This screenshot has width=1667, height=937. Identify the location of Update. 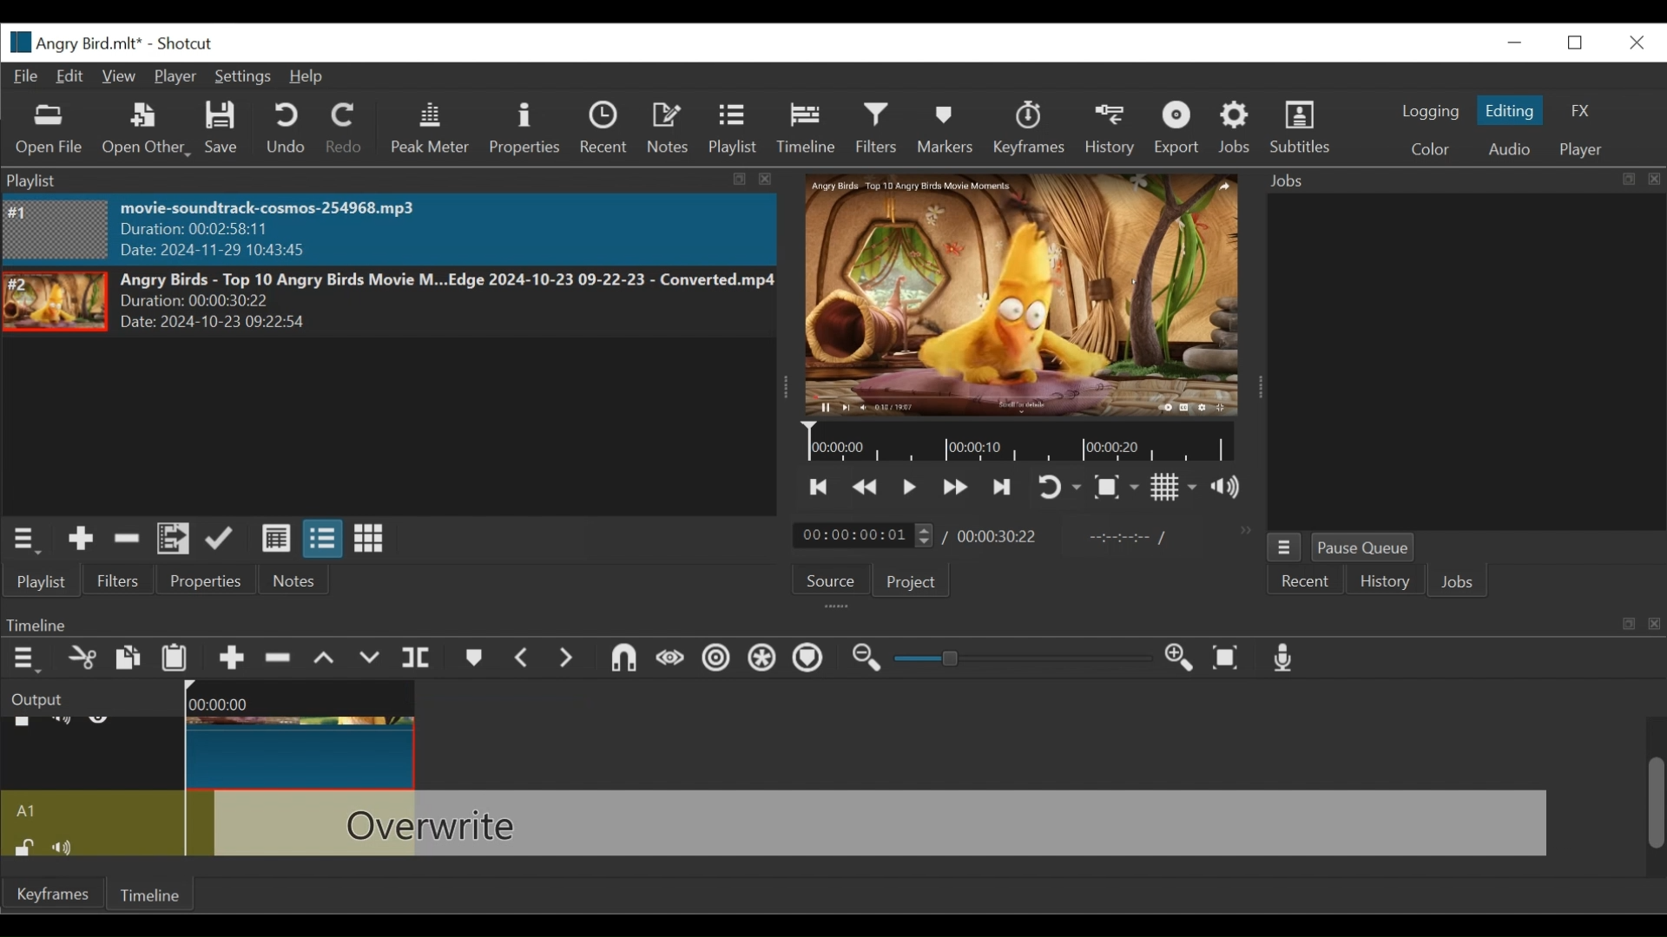
(225, 539).